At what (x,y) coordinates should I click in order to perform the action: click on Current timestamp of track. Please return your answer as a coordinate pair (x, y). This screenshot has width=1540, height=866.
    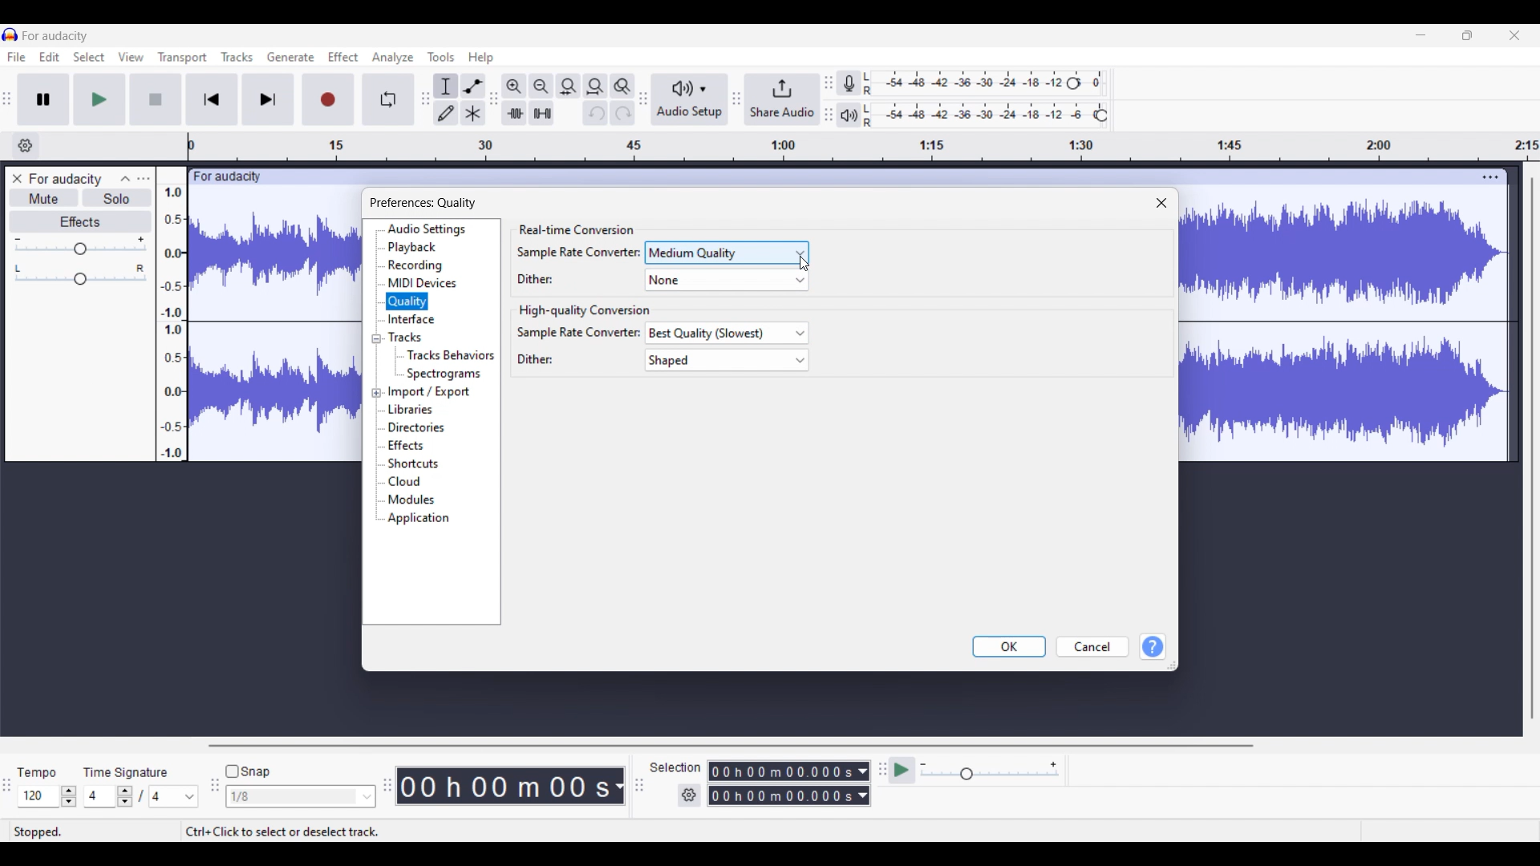
    Looking at the image, I should click on (511, 786).